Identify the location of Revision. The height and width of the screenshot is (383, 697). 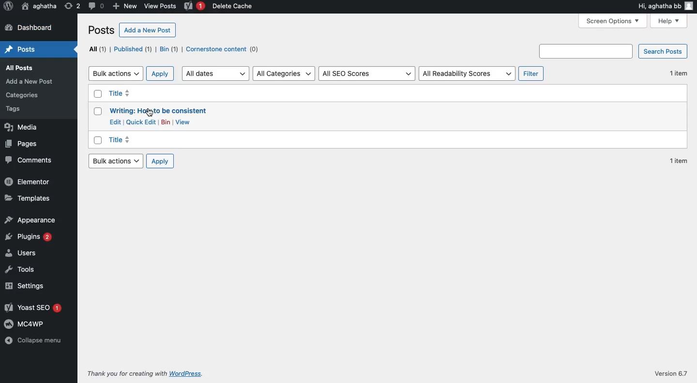
(73, 6).